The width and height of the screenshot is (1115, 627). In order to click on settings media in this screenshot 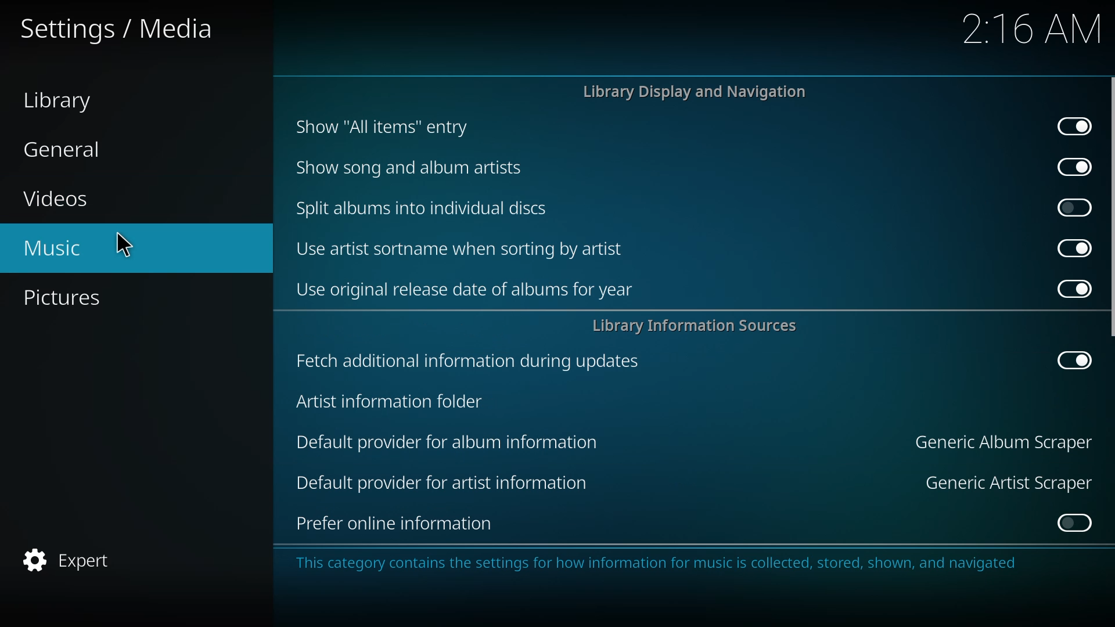, I will do `click(115, 27)`.